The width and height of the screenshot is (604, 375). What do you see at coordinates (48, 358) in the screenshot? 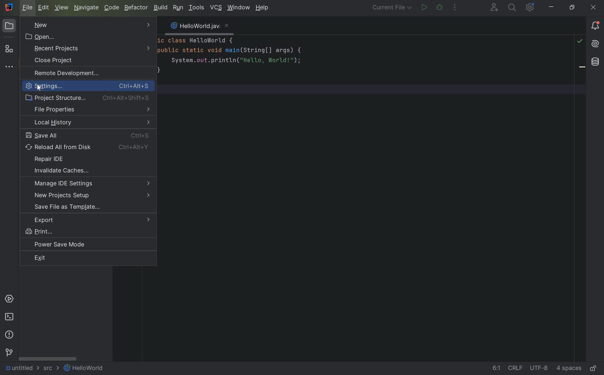
I see `SCROLLBAR` at bounding box center [48, 358].